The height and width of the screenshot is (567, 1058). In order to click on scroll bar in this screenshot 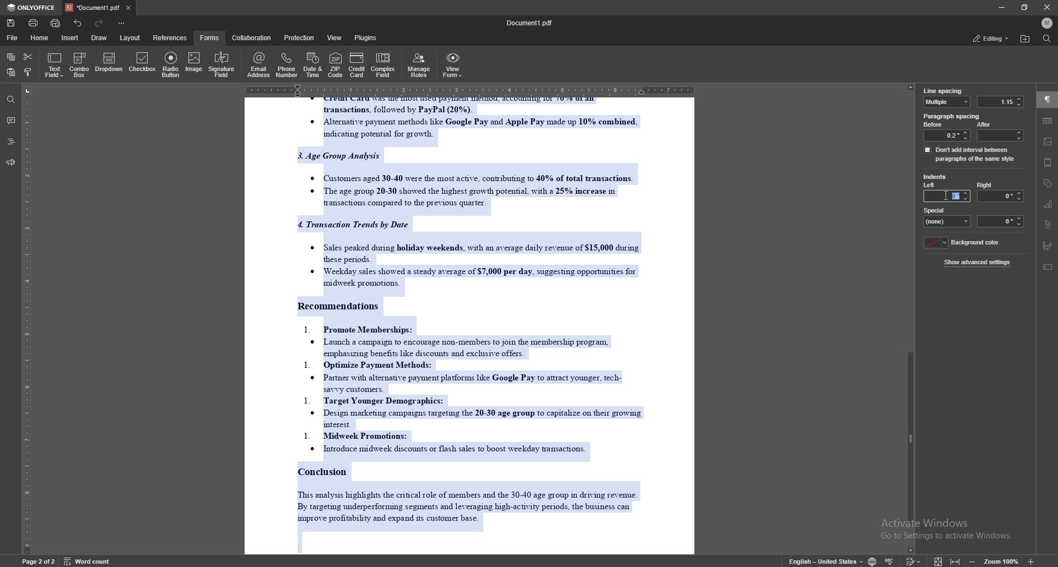, I will do `click(913, 317)`.